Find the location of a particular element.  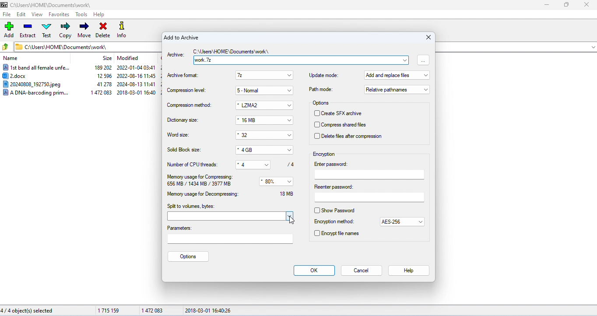

close is located at coordinates (426, 38).